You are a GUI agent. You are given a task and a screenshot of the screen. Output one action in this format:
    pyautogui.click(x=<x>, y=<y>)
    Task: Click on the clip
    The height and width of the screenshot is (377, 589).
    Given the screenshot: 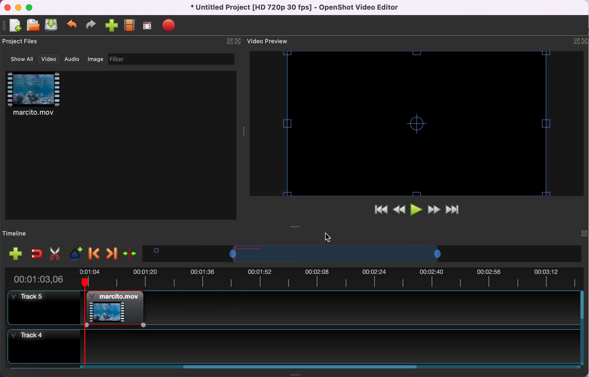 What is the action you would take?
    pyautogui.click(x=41, y=96)
    